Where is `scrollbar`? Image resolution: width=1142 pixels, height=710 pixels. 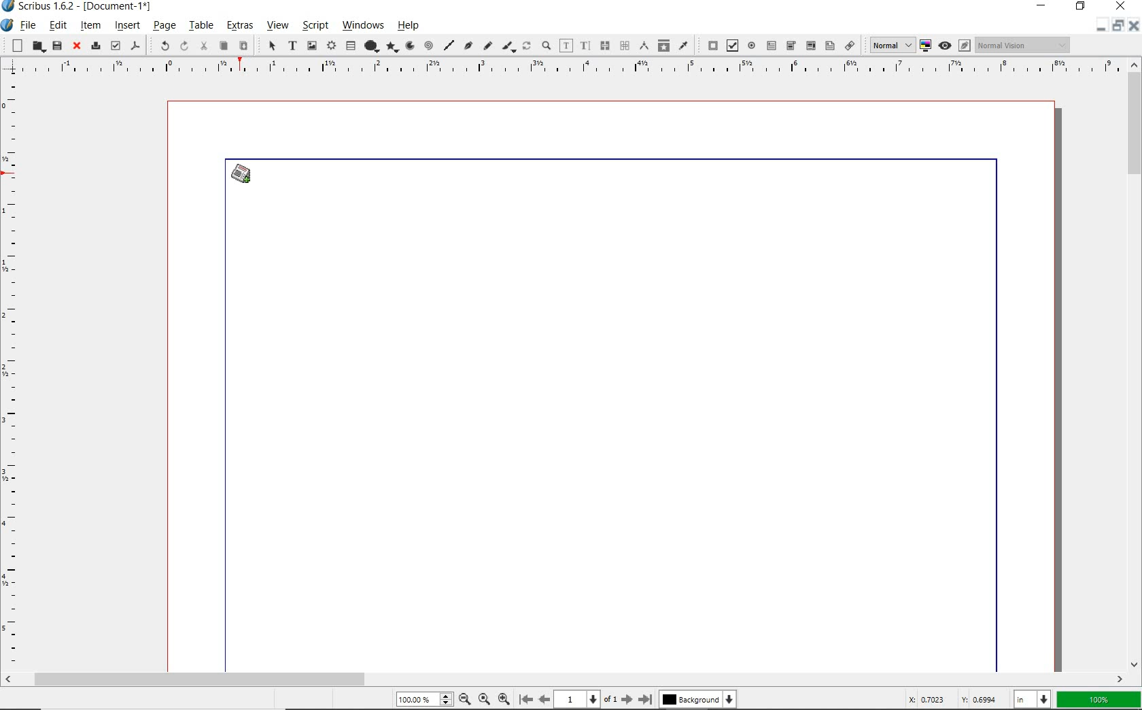
scrollbar is located at coordinates (564, 681).